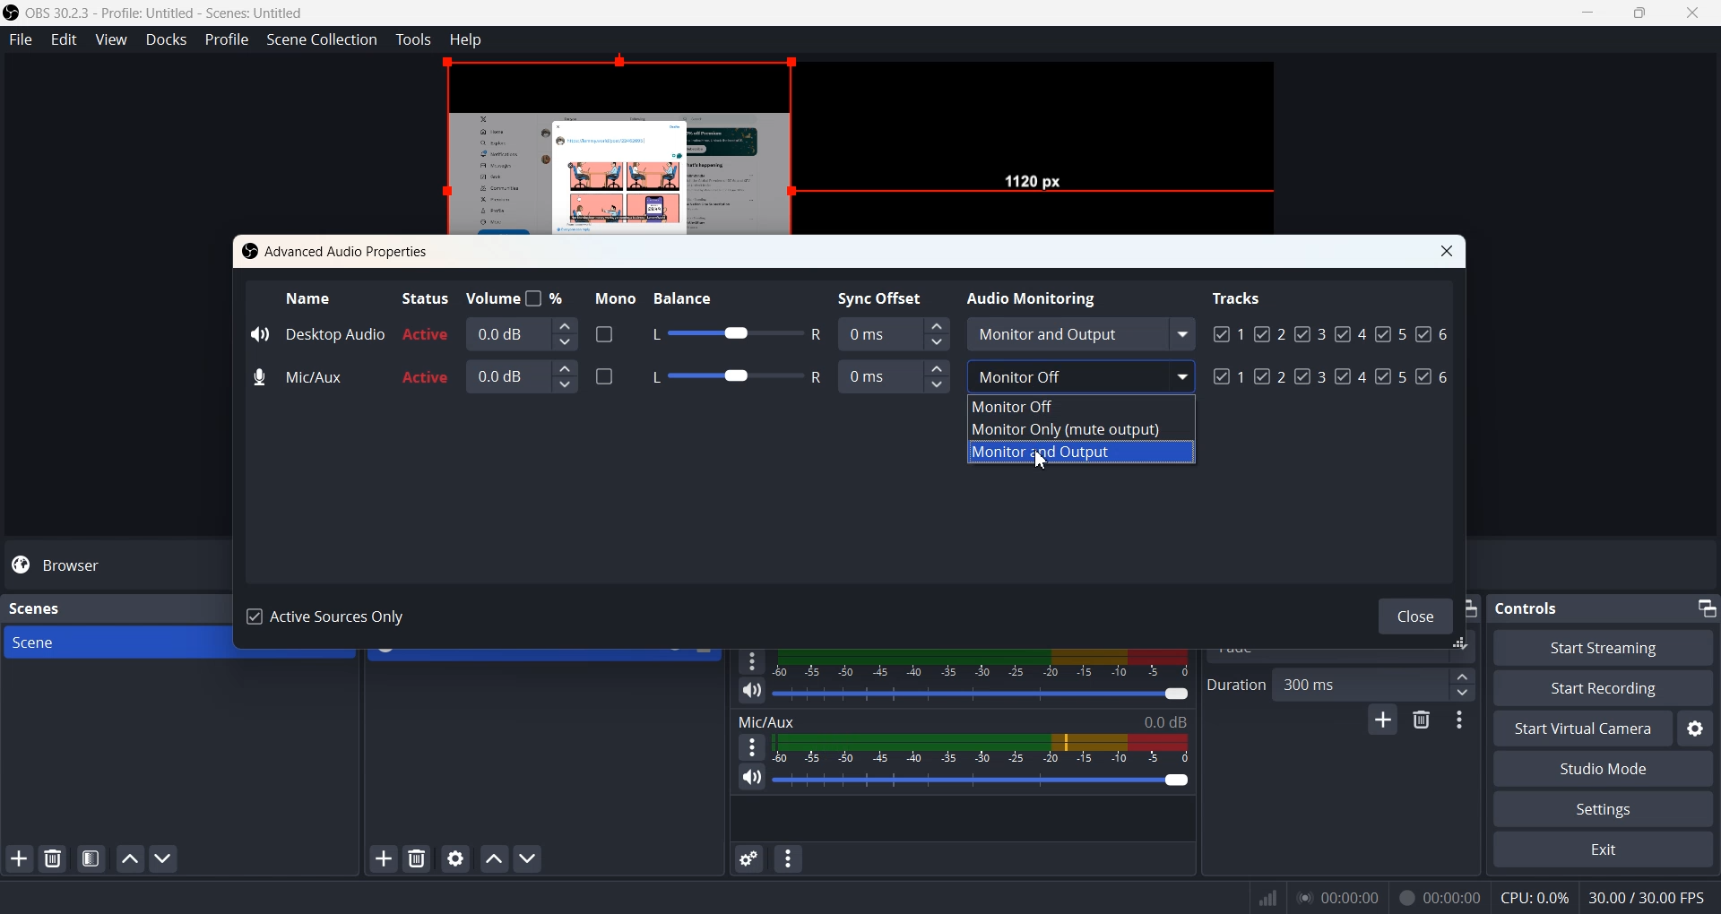 The height and width of the screenshot is (914, 1721). What do you see at coordinates (1604, 647) in the screenshot?
I see `Start Streaming` at bounding box center [1604, 647].